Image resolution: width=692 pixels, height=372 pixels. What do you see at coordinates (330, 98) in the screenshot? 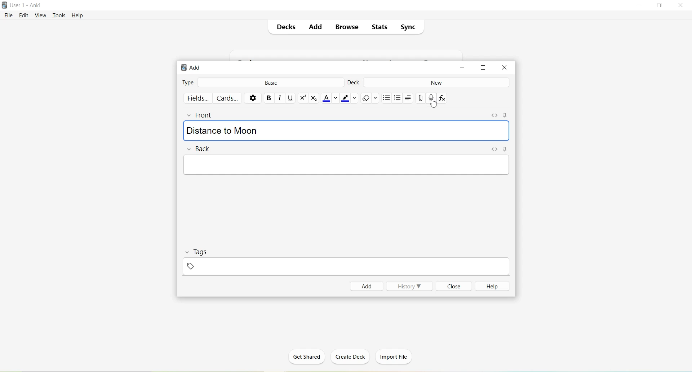
I see `Text color` at bounding box center [330, 98].